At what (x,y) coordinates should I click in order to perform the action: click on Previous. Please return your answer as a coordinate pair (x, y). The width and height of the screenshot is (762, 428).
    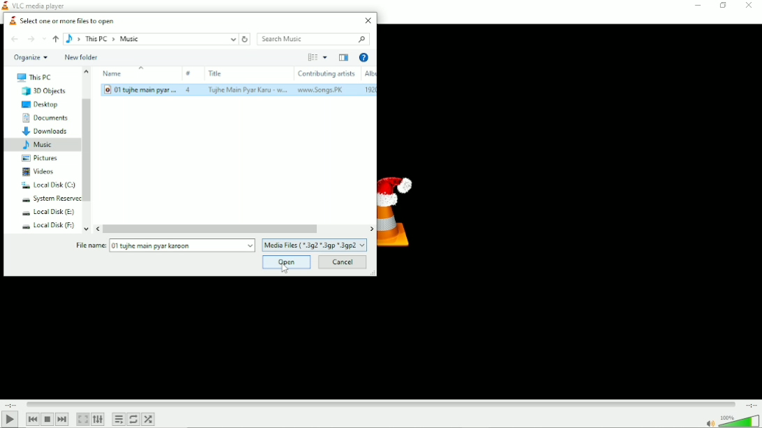
    Looking at the image, I should click on (31, 420).